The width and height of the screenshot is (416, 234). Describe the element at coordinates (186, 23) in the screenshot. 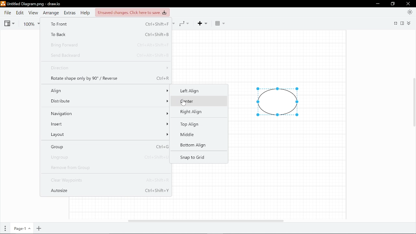

I see `Waypoints` at that location.